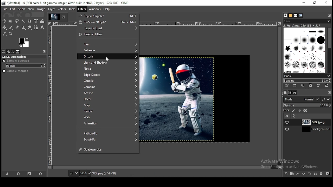 This screenshot has width=333, height=187. I want to click on light and shadow, so click(110, 62).